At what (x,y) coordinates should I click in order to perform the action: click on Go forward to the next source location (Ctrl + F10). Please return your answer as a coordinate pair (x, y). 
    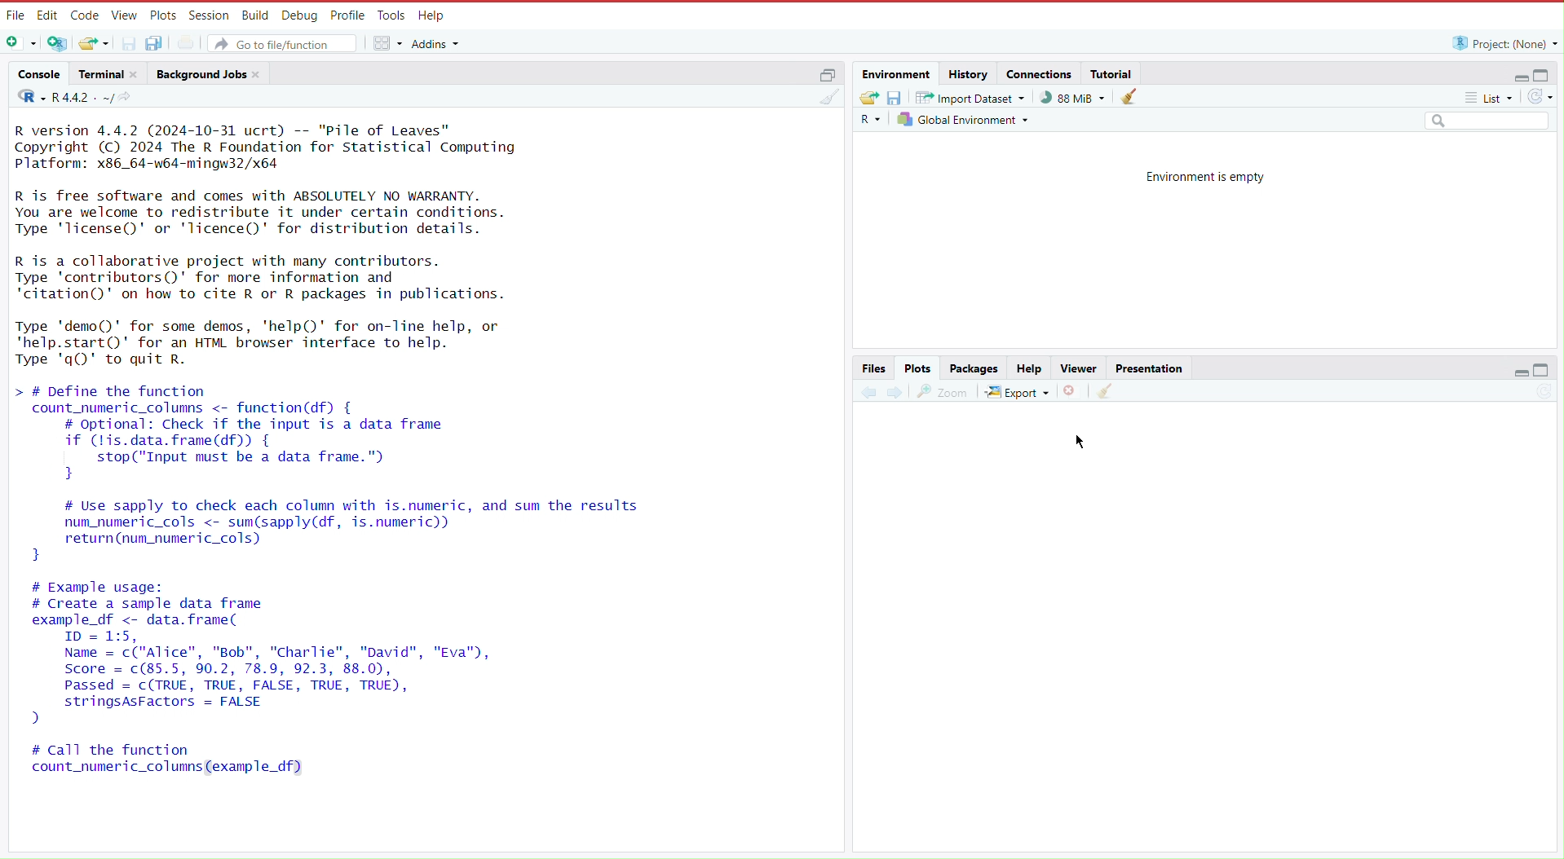
    Looking at the image, I should click on (895, 390).